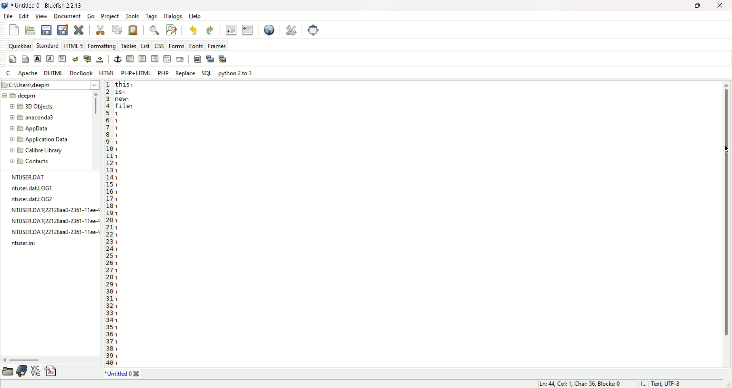  Describe the element at coordinates (87, 59) in the screenshot. I see `break and clear` at that location.